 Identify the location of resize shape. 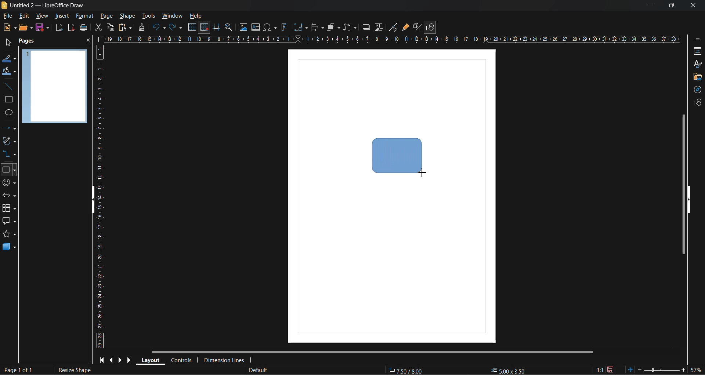
(76, 370).